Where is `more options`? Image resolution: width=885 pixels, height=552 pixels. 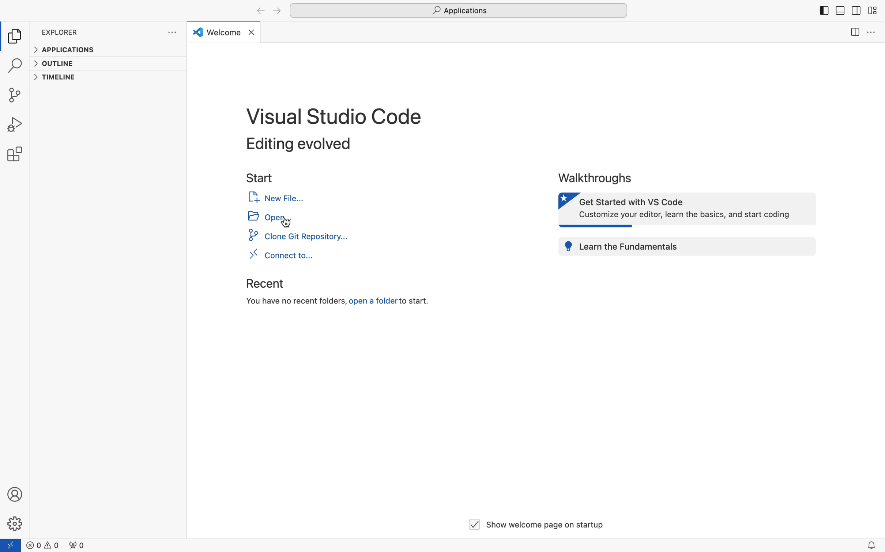 more options is located at coordinates (871, 34).